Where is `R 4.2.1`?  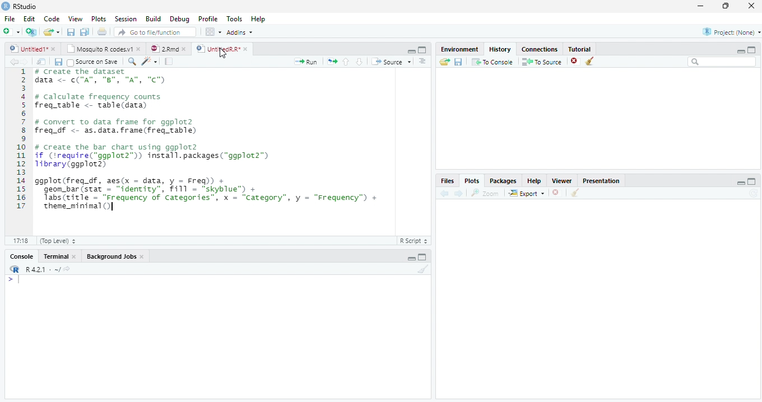 R 4.2.1 is located at coordinates (39, 270).